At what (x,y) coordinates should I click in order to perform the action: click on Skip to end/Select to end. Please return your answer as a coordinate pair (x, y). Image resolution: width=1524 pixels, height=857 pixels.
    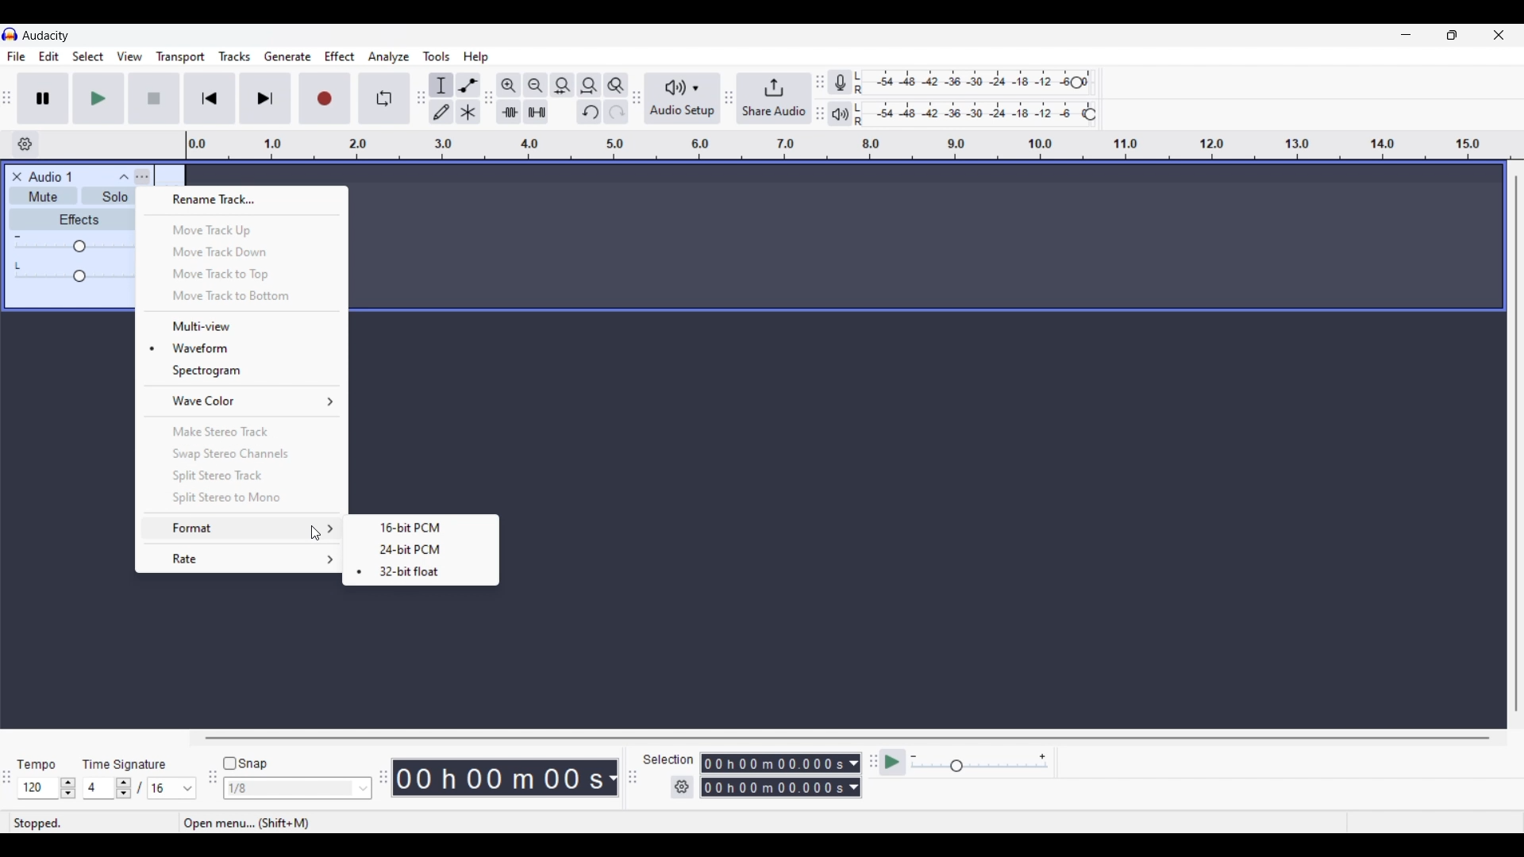
    Looking at the image, I should click on (265, 98).